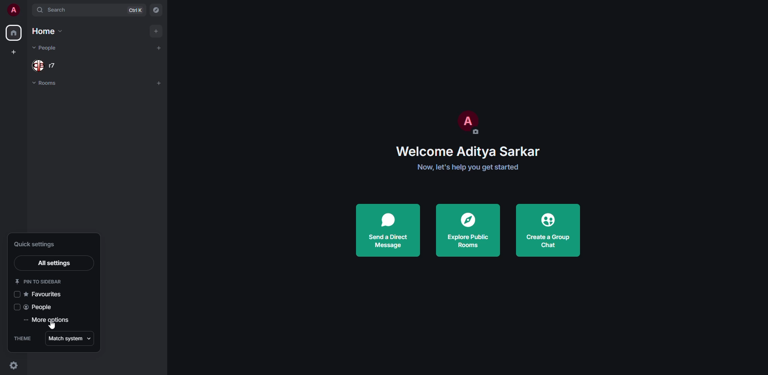  Describe the element at coordinates (13, 365) in the screenshot. I see `quick settings` at that location.